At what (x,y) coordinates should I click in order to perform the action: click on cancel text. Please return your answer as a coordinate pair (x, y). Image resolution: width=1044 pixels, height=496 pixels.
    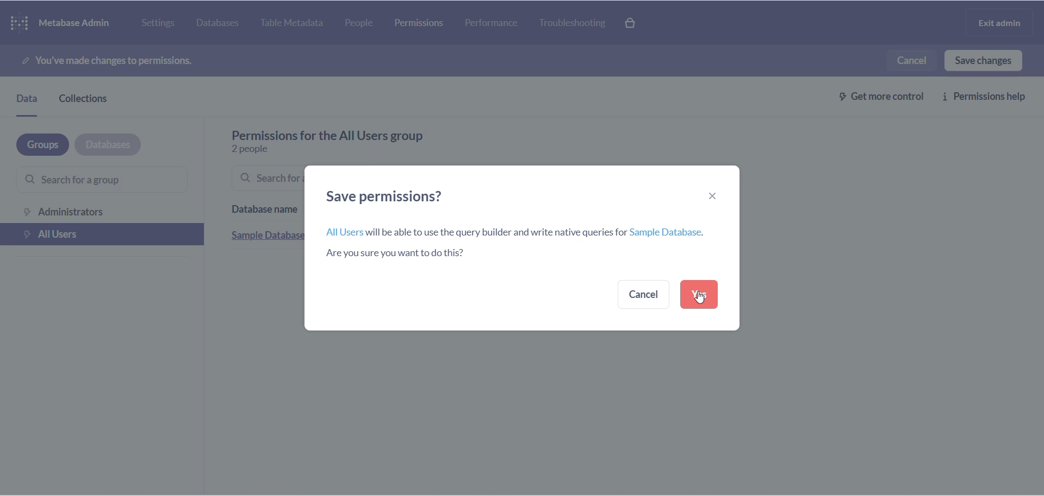
    Looking at the image, I should click on (909, 60).